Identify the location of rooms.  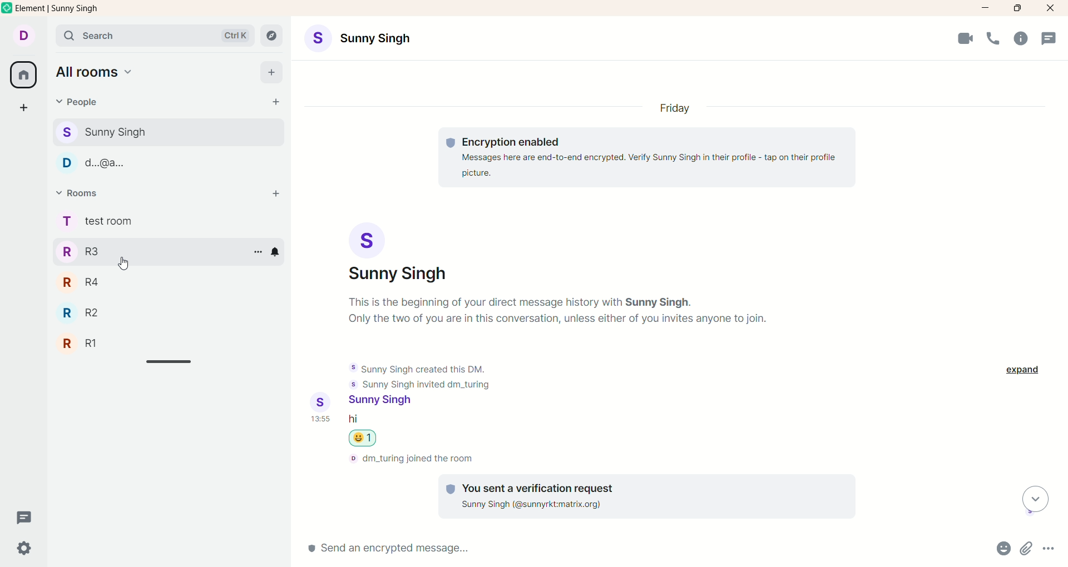
(79, 195).